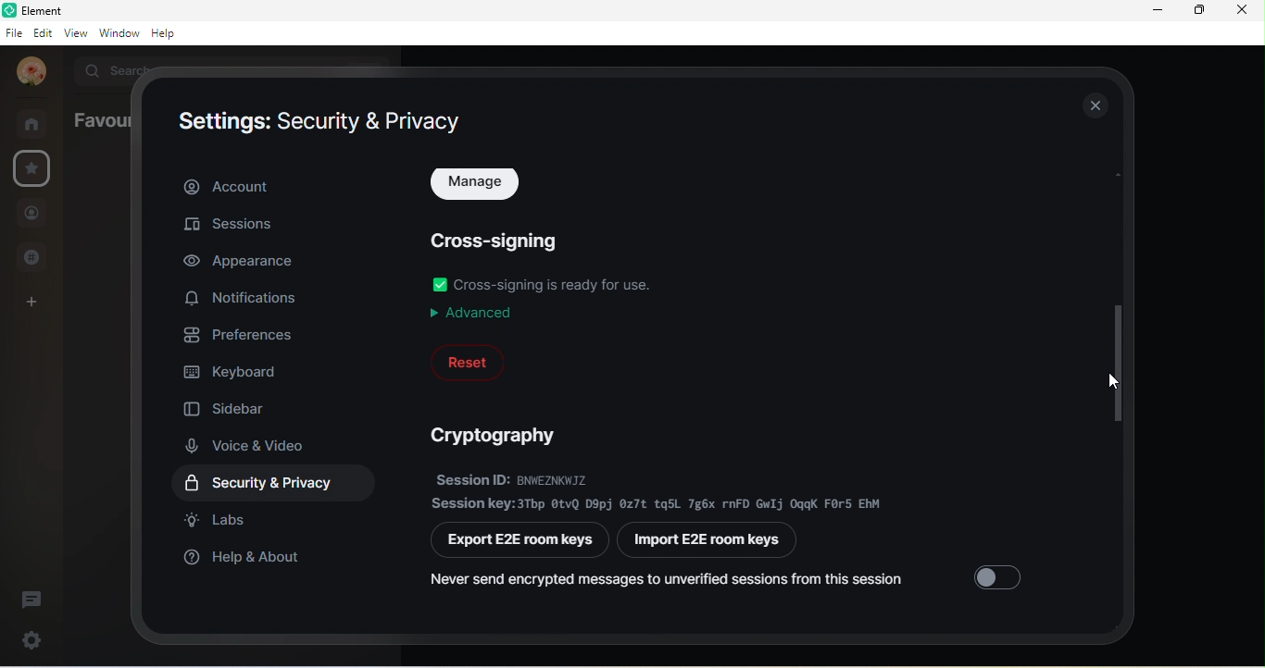 Image resolution: width=1265 pixels, height=668 pixels. I want to click on cursor movement, so click(1115, 385).